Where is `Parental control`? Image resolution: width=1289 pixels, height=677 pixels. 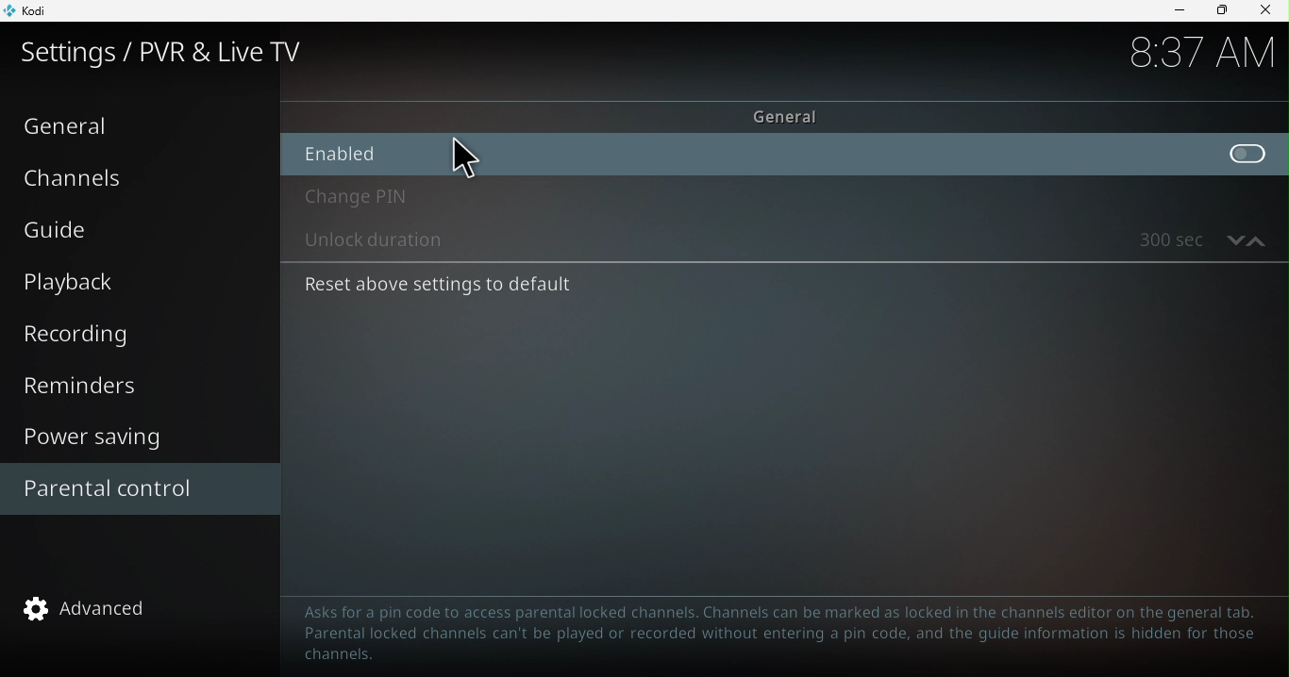
Parental control is located at coordinates (134, 487).